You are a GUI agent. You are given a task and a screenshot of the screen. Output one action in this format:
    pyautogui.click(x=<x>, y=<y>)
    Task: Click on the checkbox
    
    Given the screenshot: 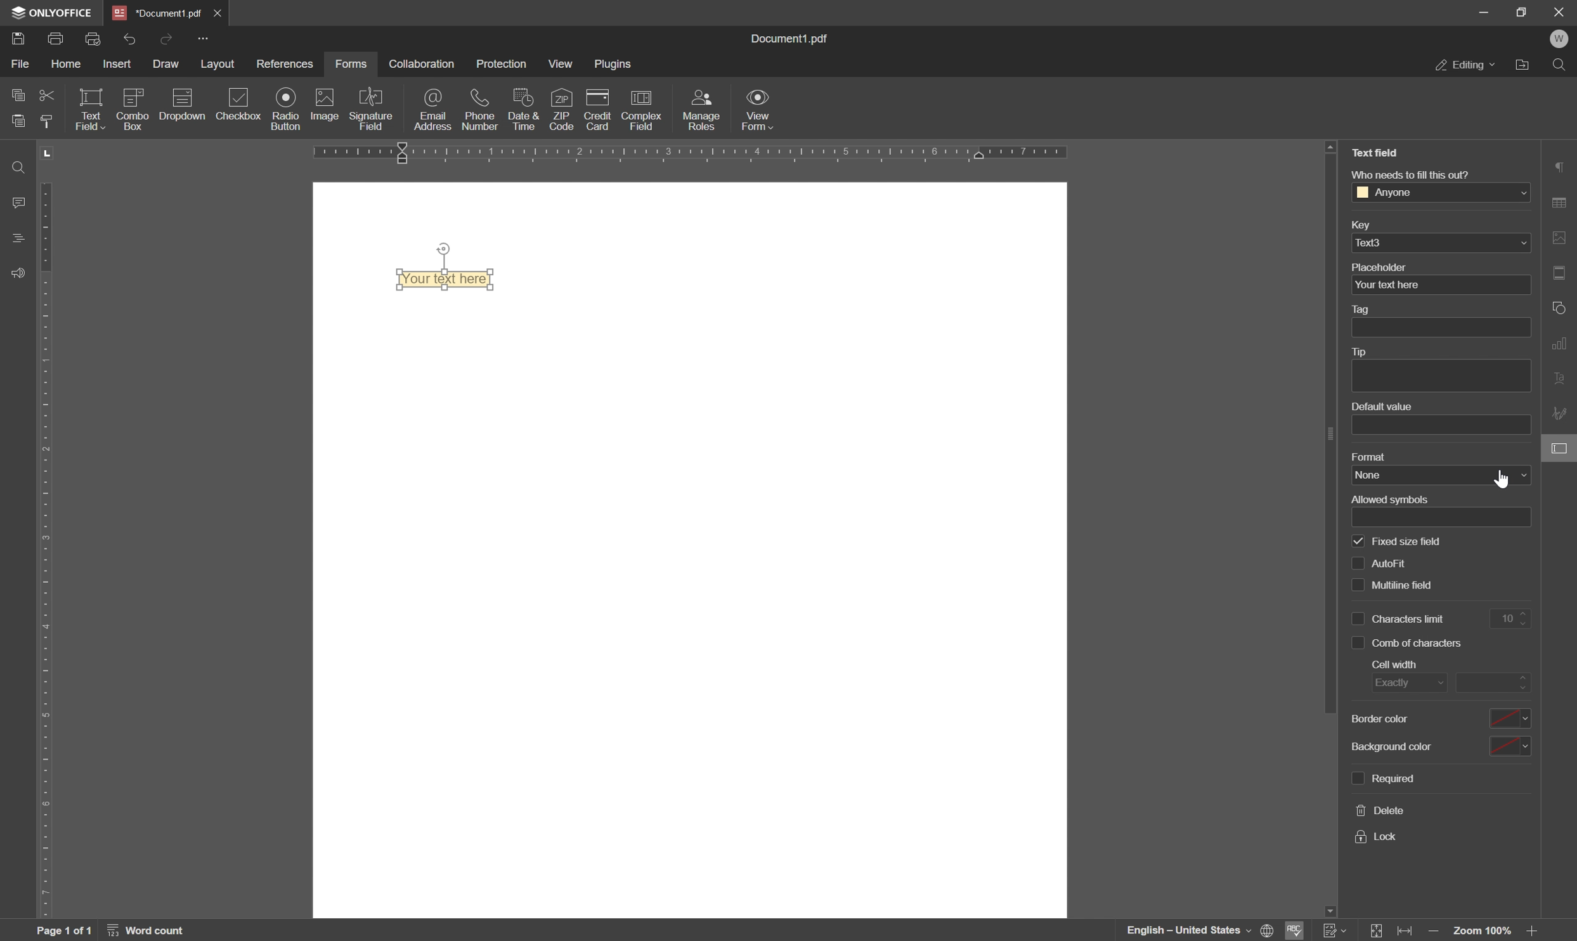 What is the action you would take?
    pyautogui.click(x=1357, y=562)
    